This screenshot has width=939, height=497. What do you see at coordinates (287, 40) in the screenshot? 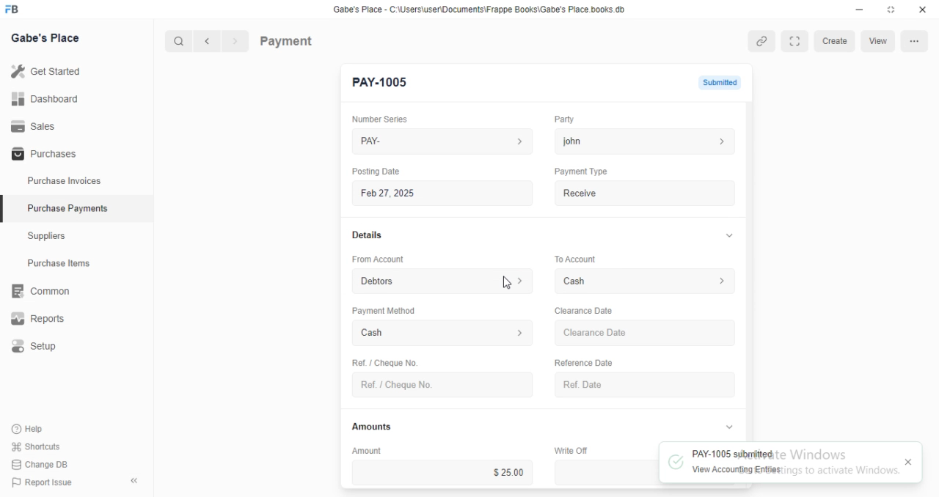
I see `Payment` at bounding box center [287, 40].